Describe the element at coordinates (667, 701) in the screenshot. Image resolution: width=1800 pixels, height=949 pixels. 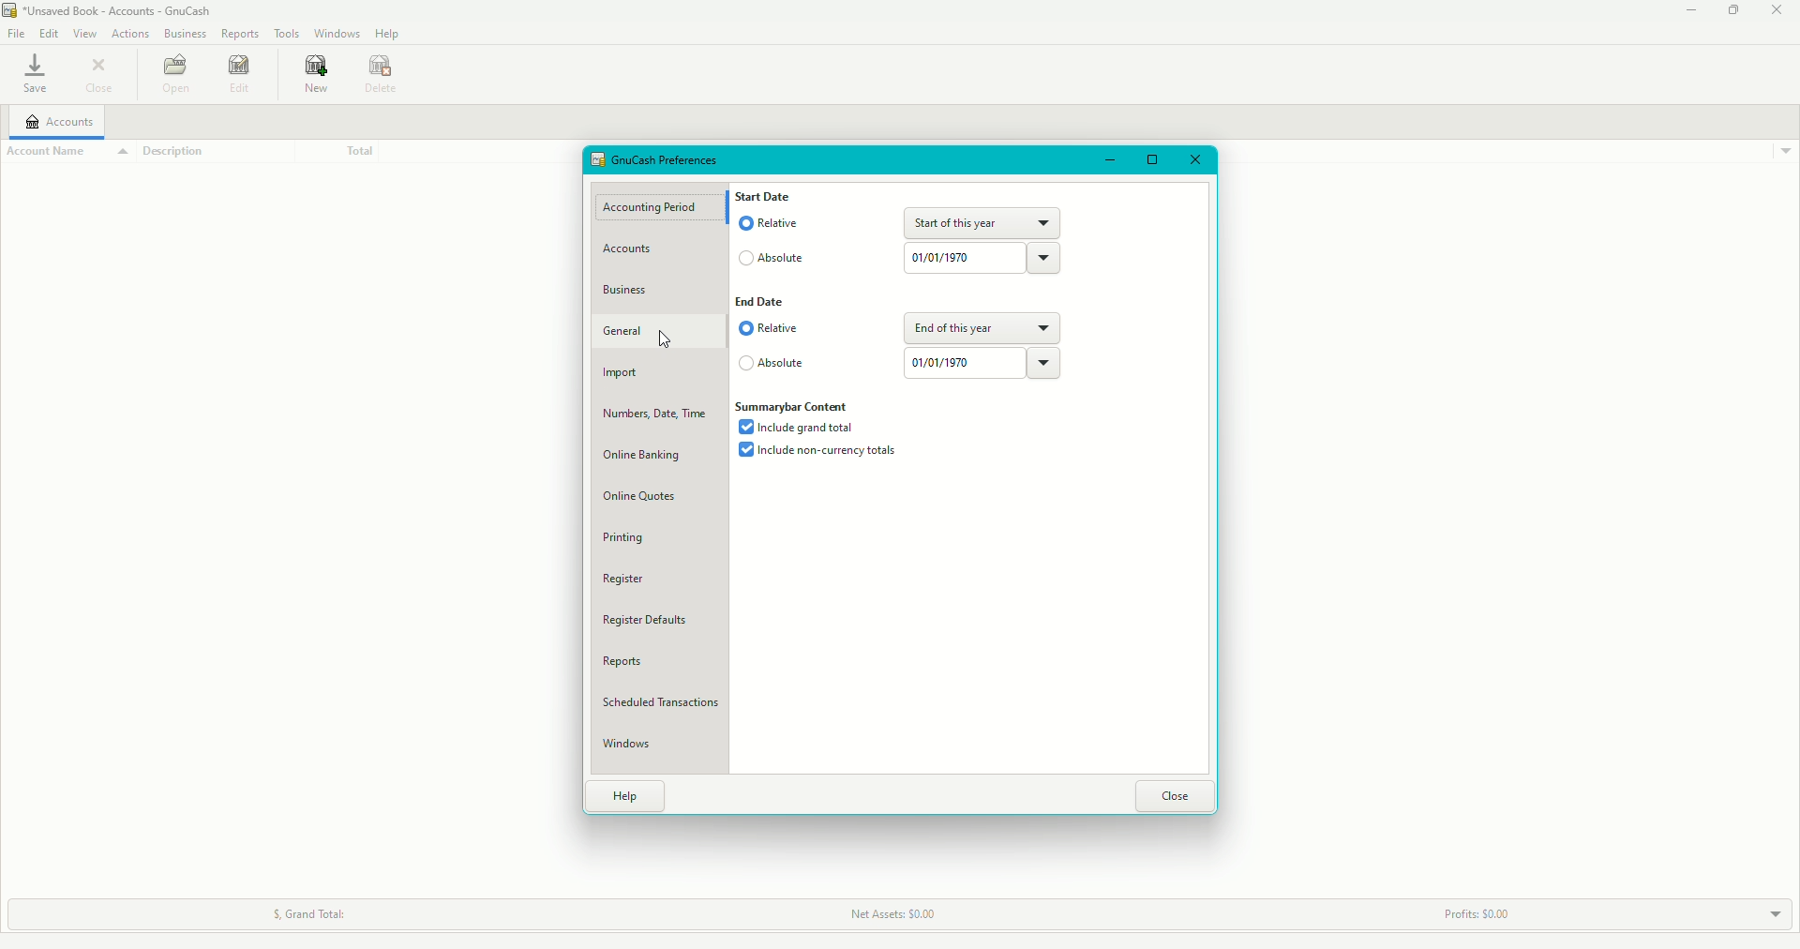
I see `Scheduled Transactions` at that location.